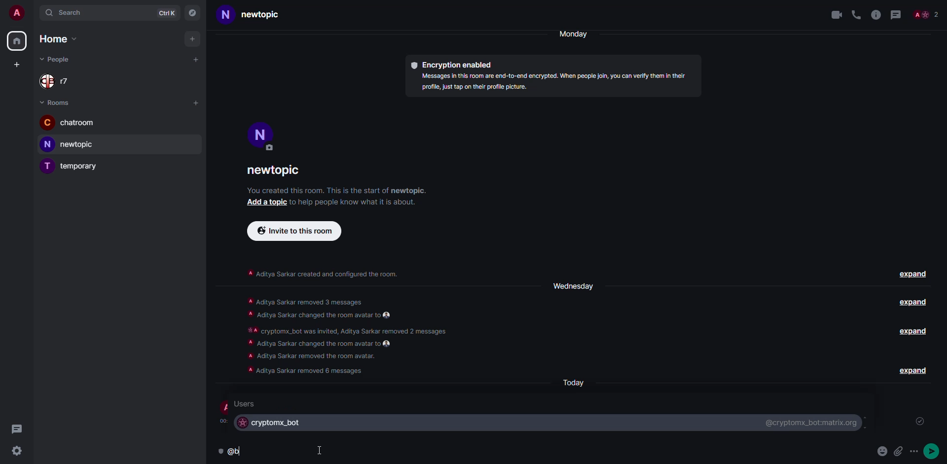 The width and height of the screenshot is (947, 464). What do you see at coordinates (261, 134) in the screenshot?
I see `profile` at bounding box center [261, 134].